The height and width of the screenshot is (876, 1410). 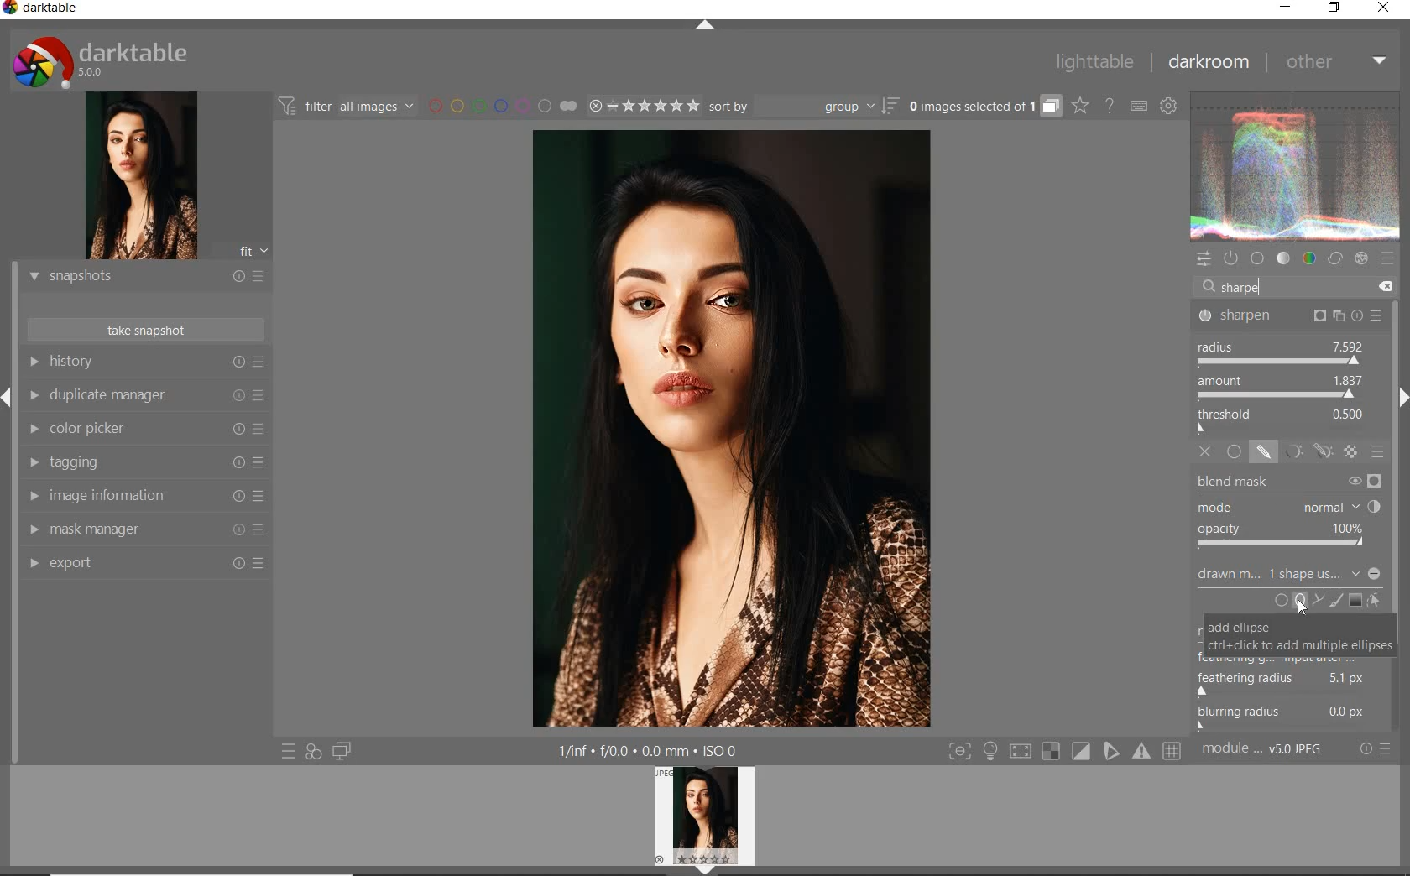 What do you see at coordinates (135, 175) in the screenshot?
I see `image preview` at bounding box center [135, 175].